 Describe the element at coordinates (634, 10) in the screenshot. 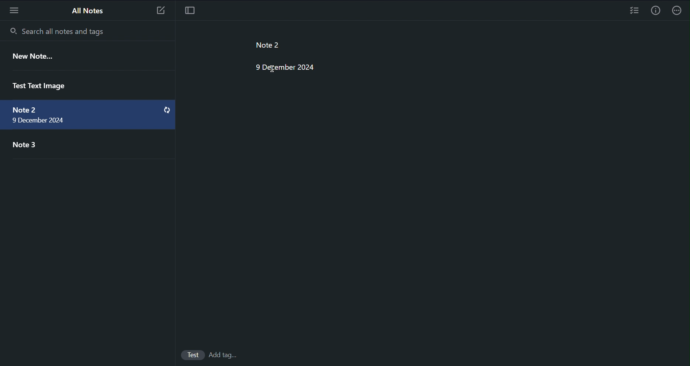

I see `Checklist` at that location.